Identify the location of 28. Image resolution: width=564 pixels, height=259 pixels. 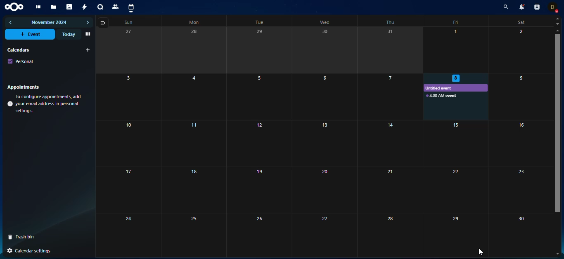
(386, 235).